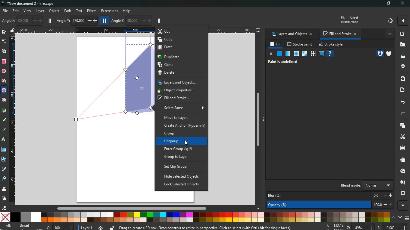  Describe the element at coordinates (313, 55) in the screenshot. I see `texture` at that location.